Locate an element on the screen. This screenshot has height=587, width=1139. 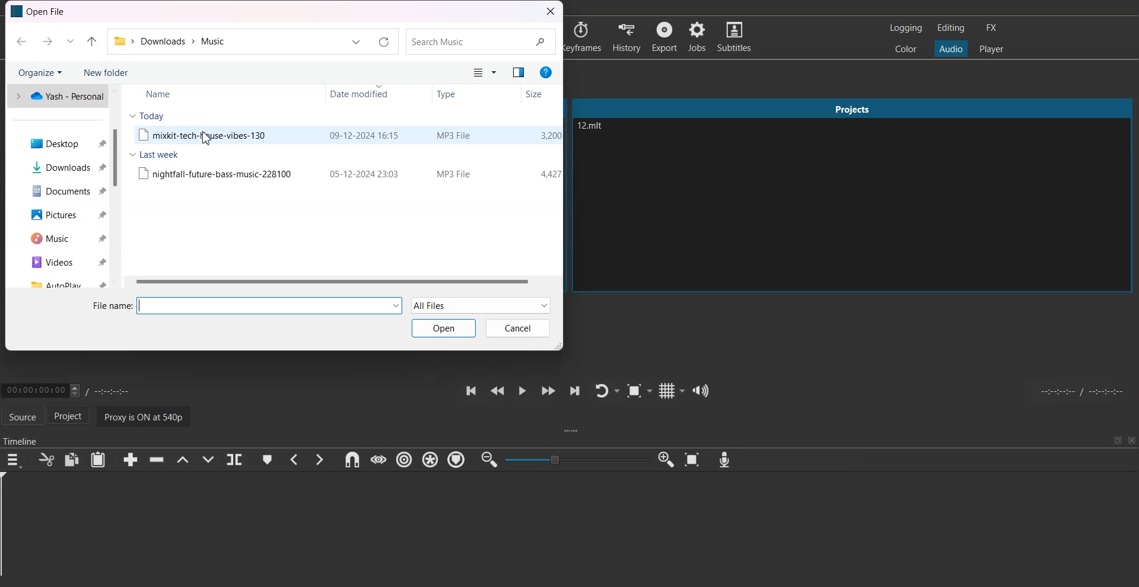
Split on playhead is located at coordinates (235, 460).